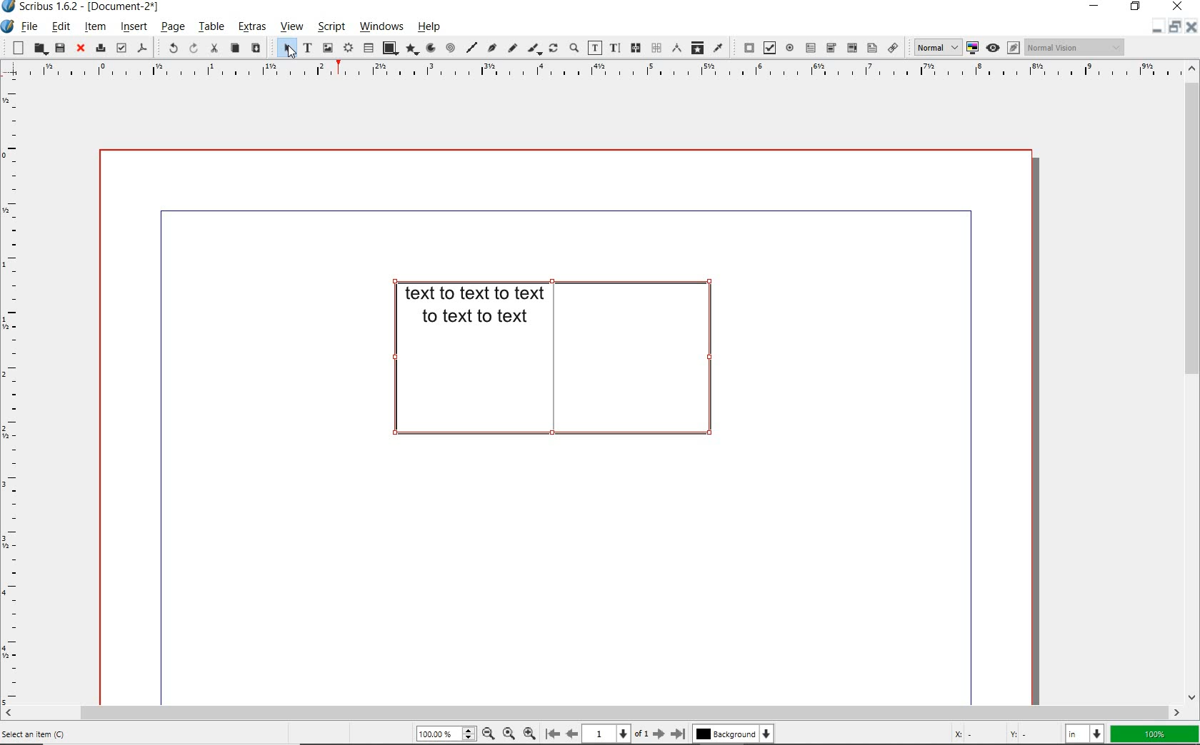  I want to click on print, so click(100, 49).